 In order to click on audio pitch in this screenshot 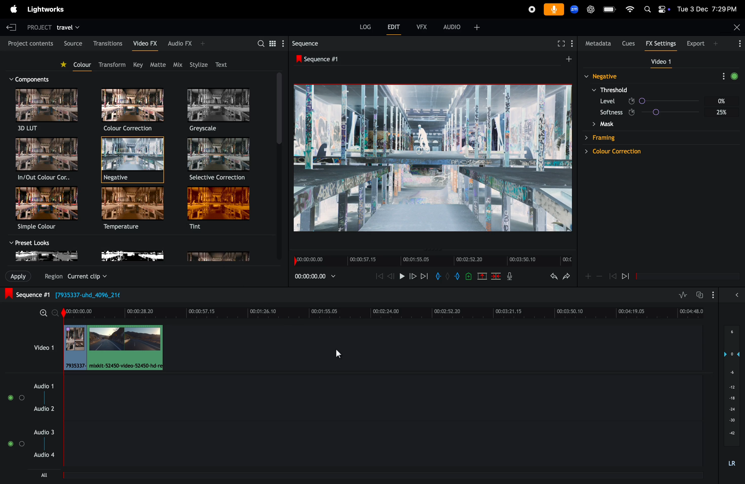, I will do `click(733, 397)`.